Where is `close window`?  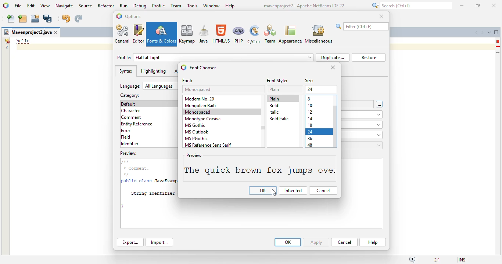
close window is located at coordinates (56, 32).